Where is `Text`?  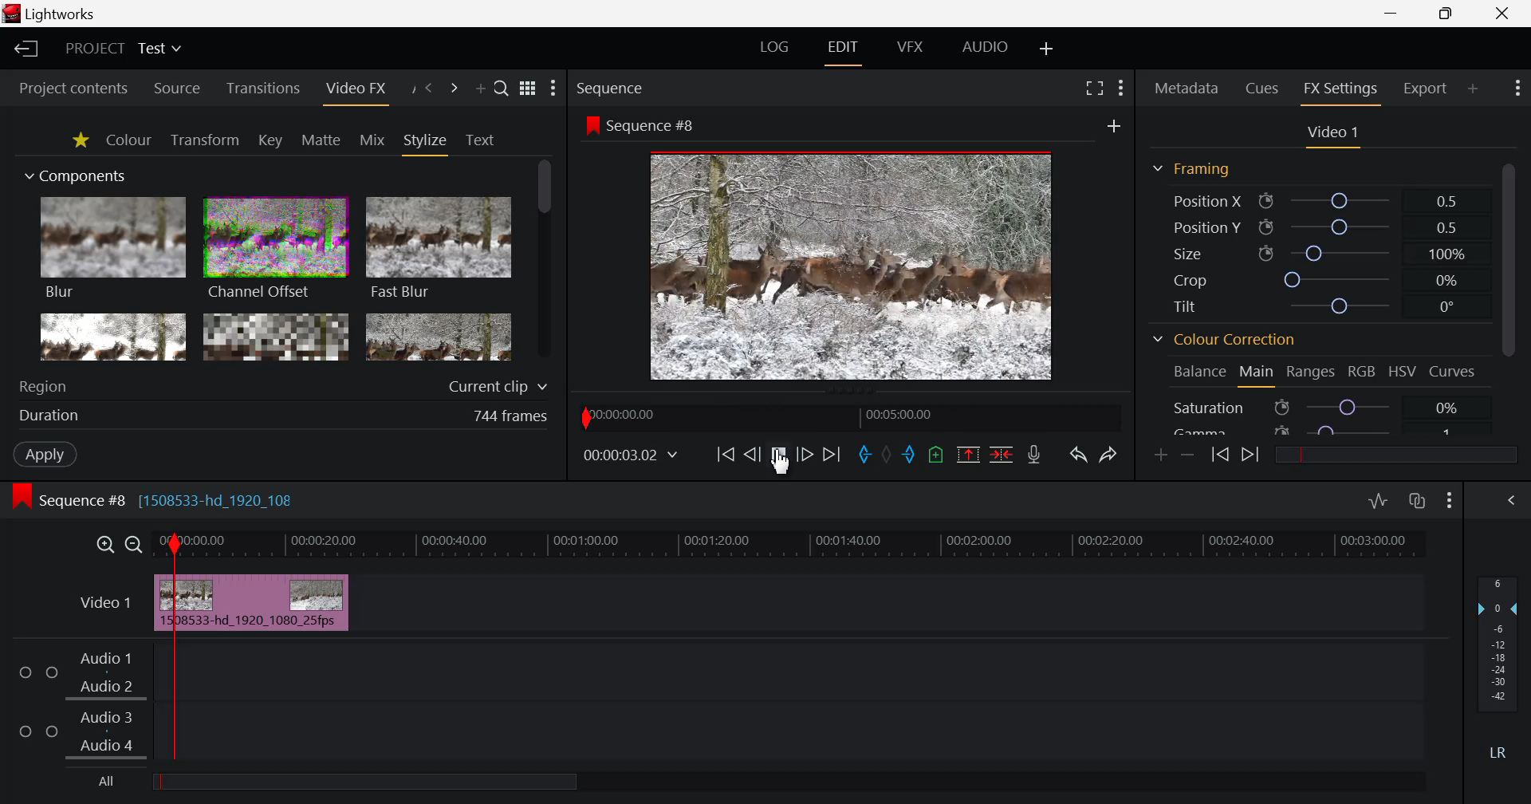 Text is located at coordinates (480, 140).